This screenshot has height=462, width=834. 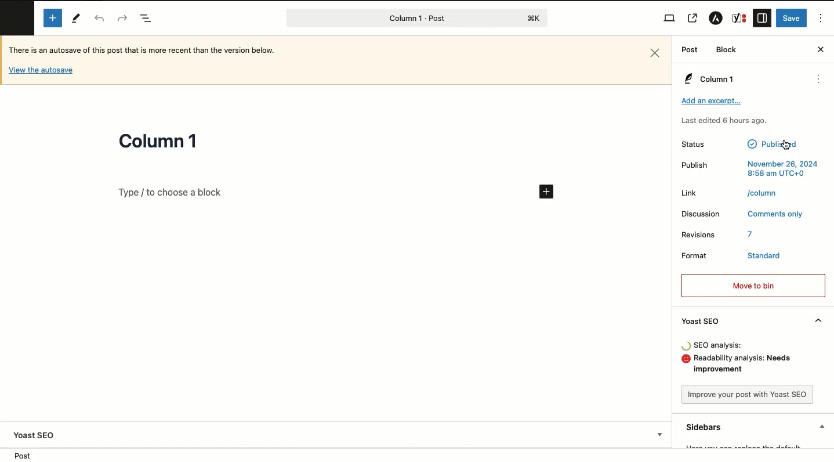 What do you see at coordinates (820, 80) in the screenshot?
I see `more` at bounding box center [820, 80].